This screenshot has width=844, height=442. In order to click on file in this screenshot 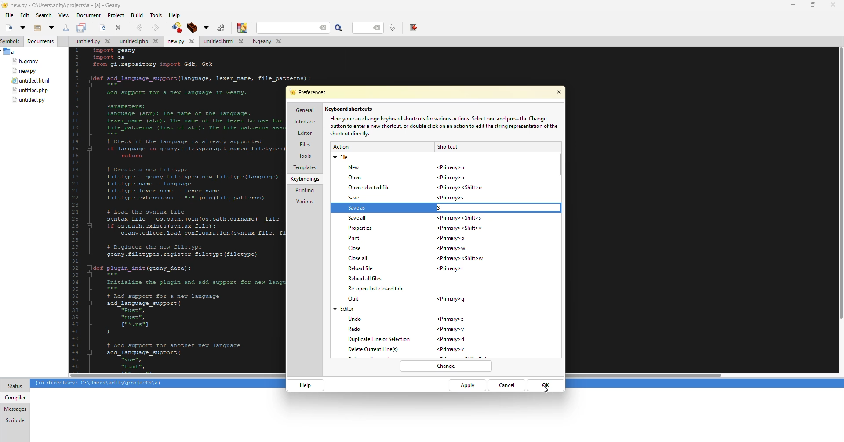, I will do `click(25, 71)`.